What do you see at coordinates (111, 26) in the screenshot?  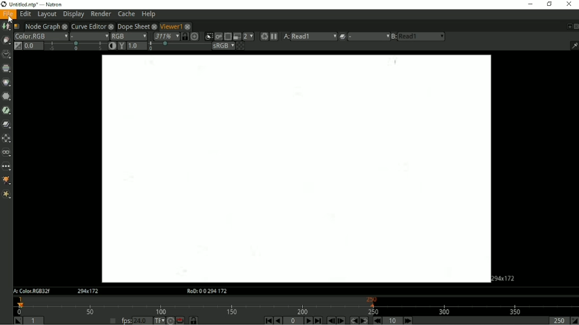 I see `close` at bounding box center [111, 26].